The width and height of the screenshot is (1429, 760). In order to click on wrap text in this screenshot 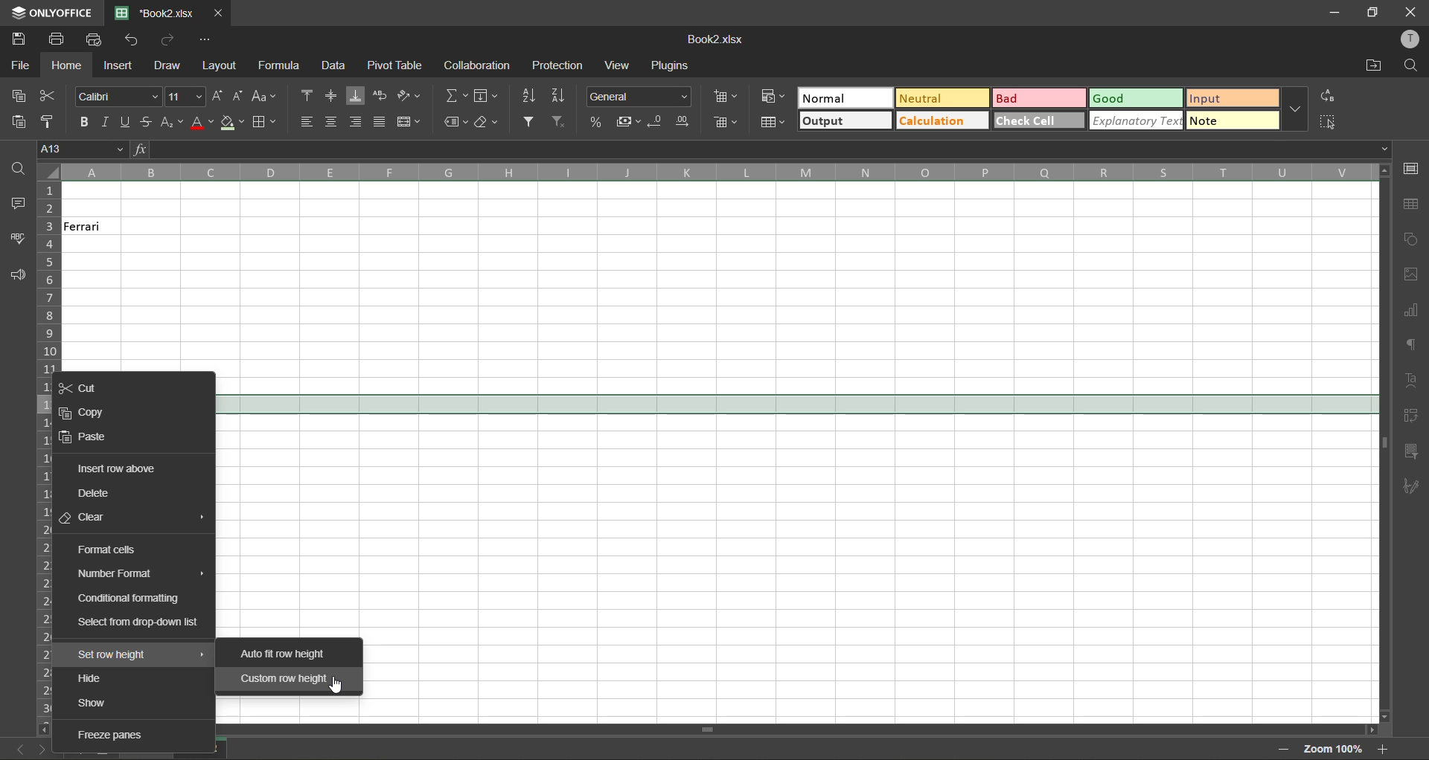, I will do `click(379, 95)`.